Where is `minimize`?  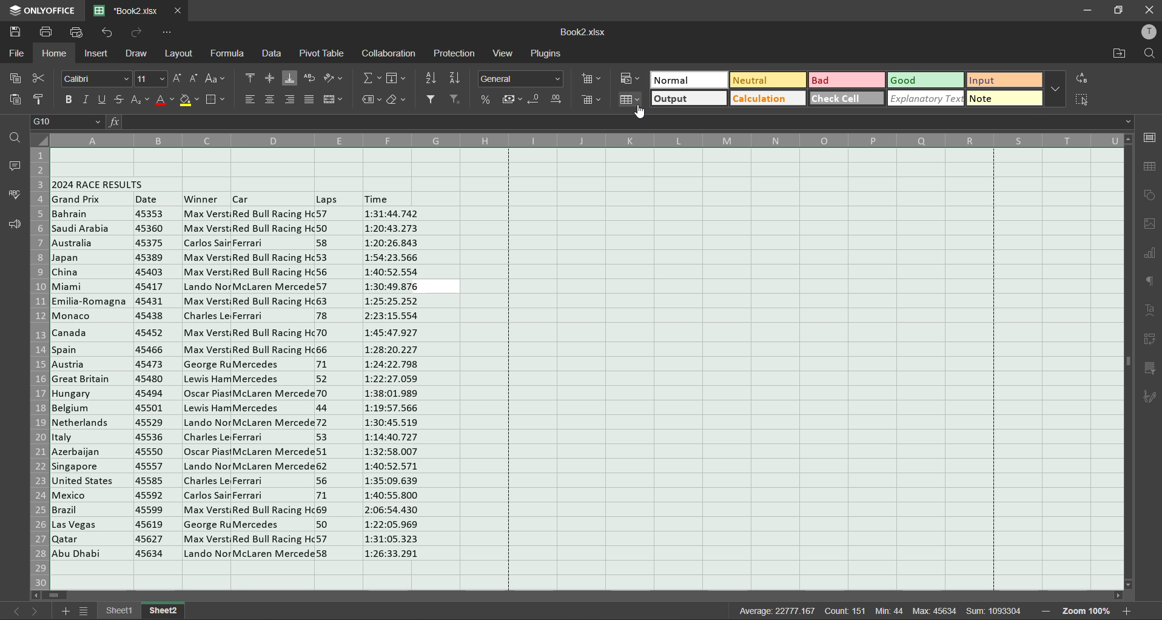
minimize is located at coordinates (1087, 11).